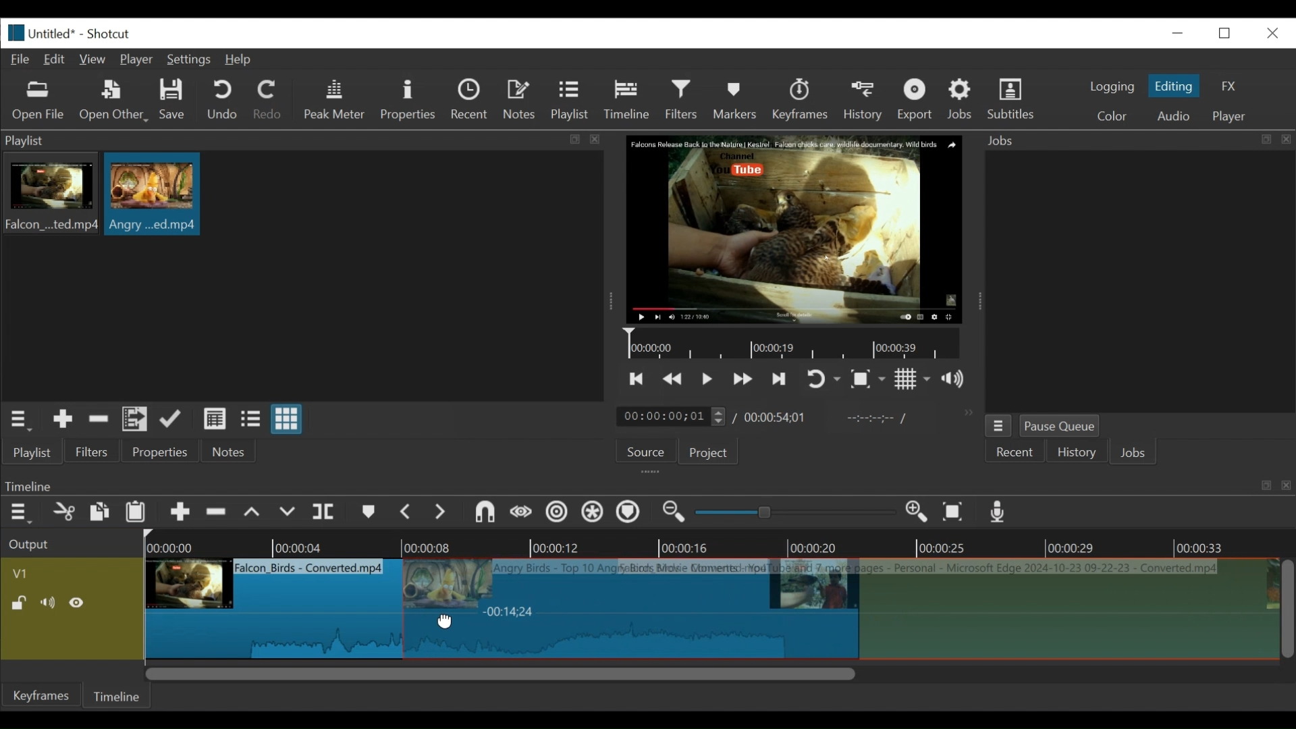 This screenshot has width=1296, height=729. What do you see at coordinates (140, 61) in the screenshot?
I see `Player` at bounding box center [140, 61].